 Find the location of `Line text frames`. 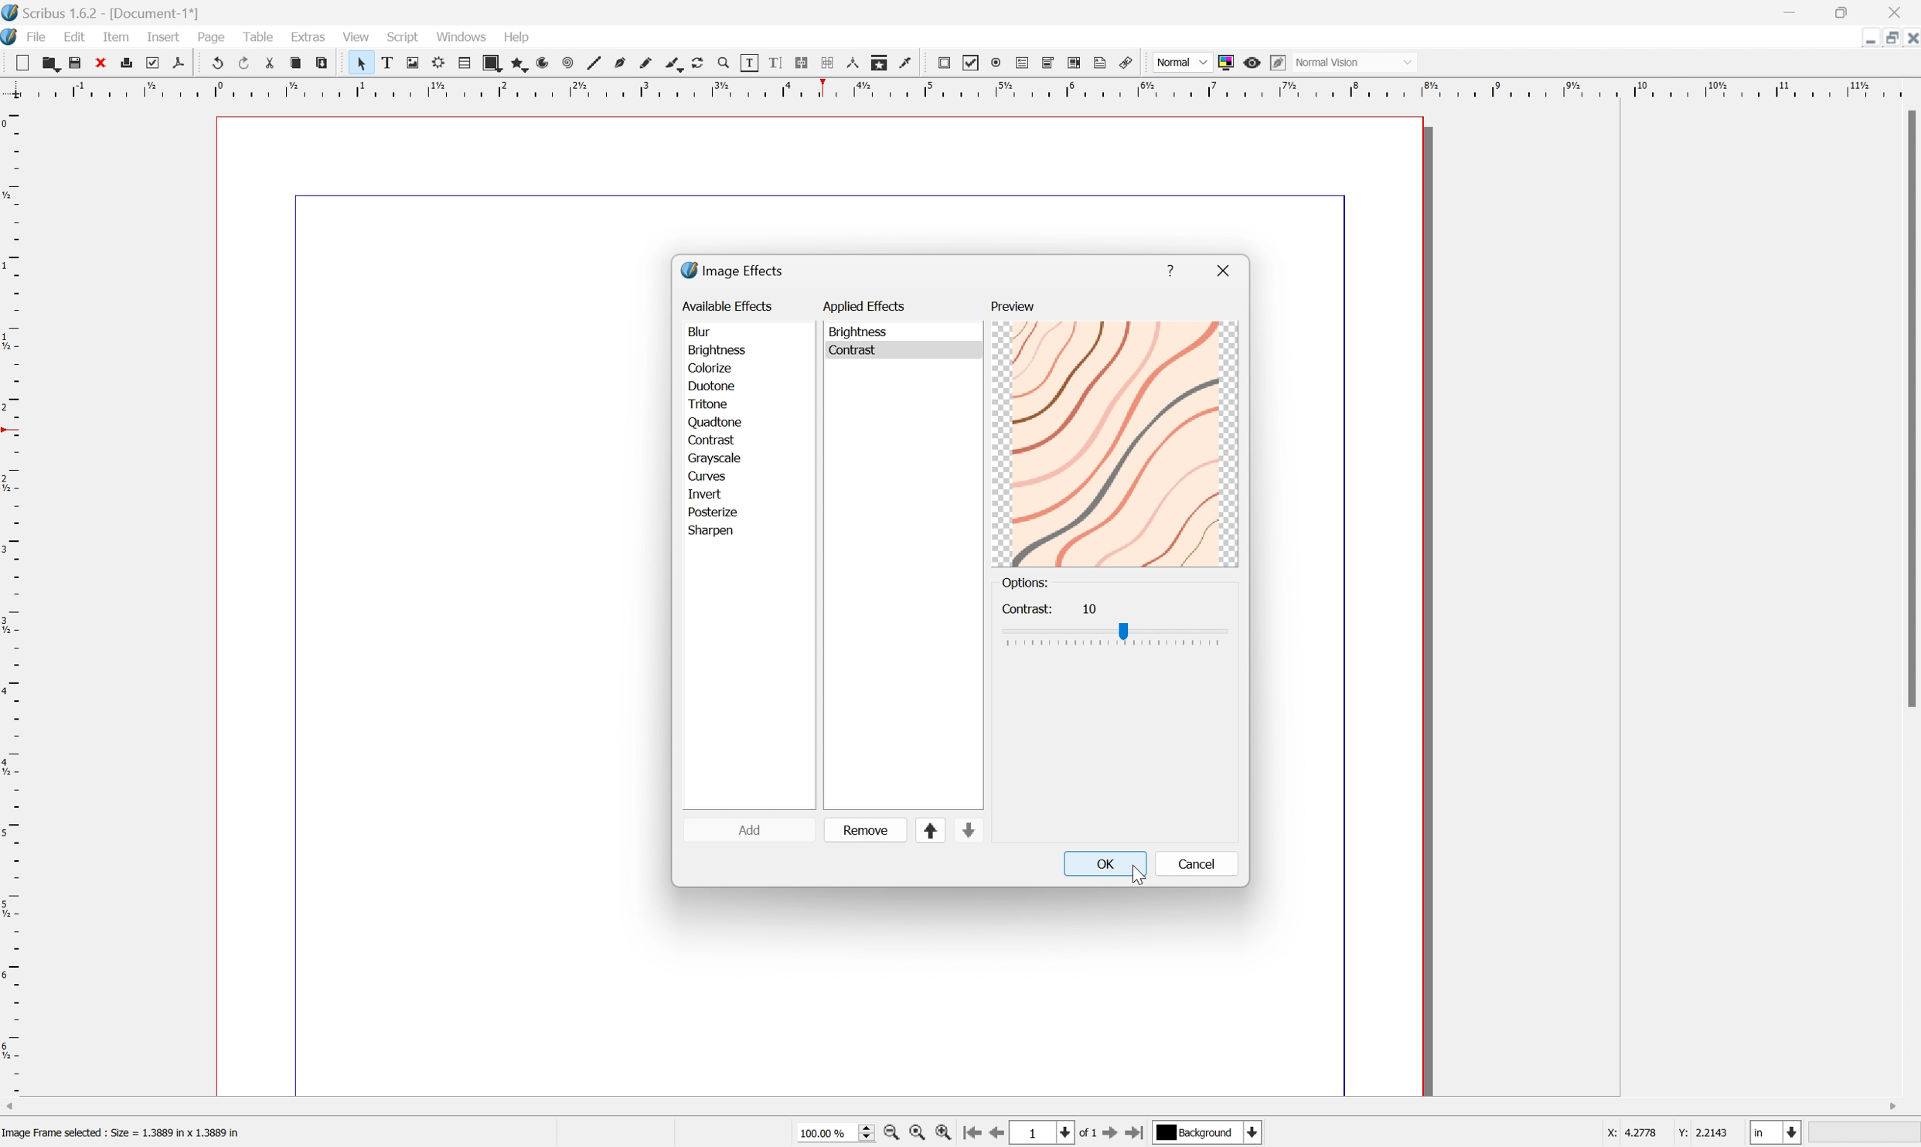

Line text frames is located at coordinates (802, 61).